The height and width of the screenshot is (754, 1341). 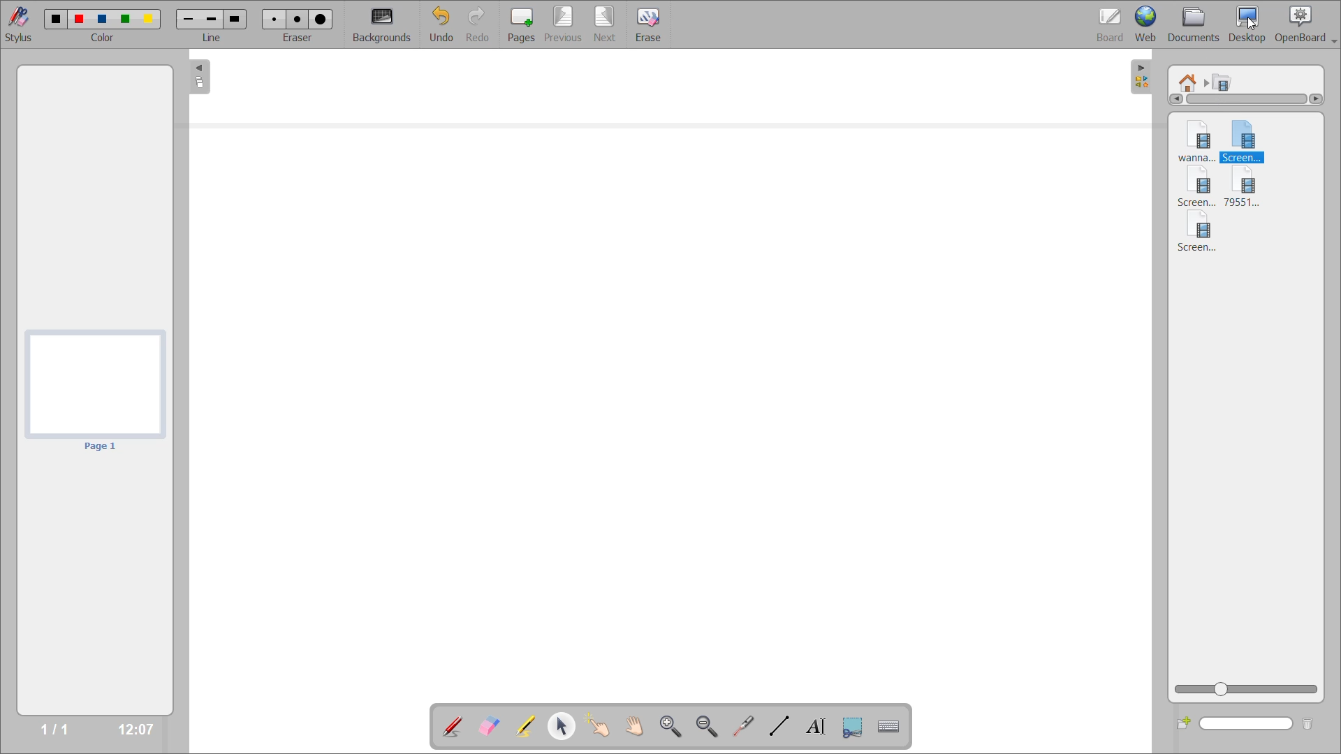 What do you see at coordinates (707, 726) in the screenshot?
I see `zoom out` at bounding box center [707, 726].